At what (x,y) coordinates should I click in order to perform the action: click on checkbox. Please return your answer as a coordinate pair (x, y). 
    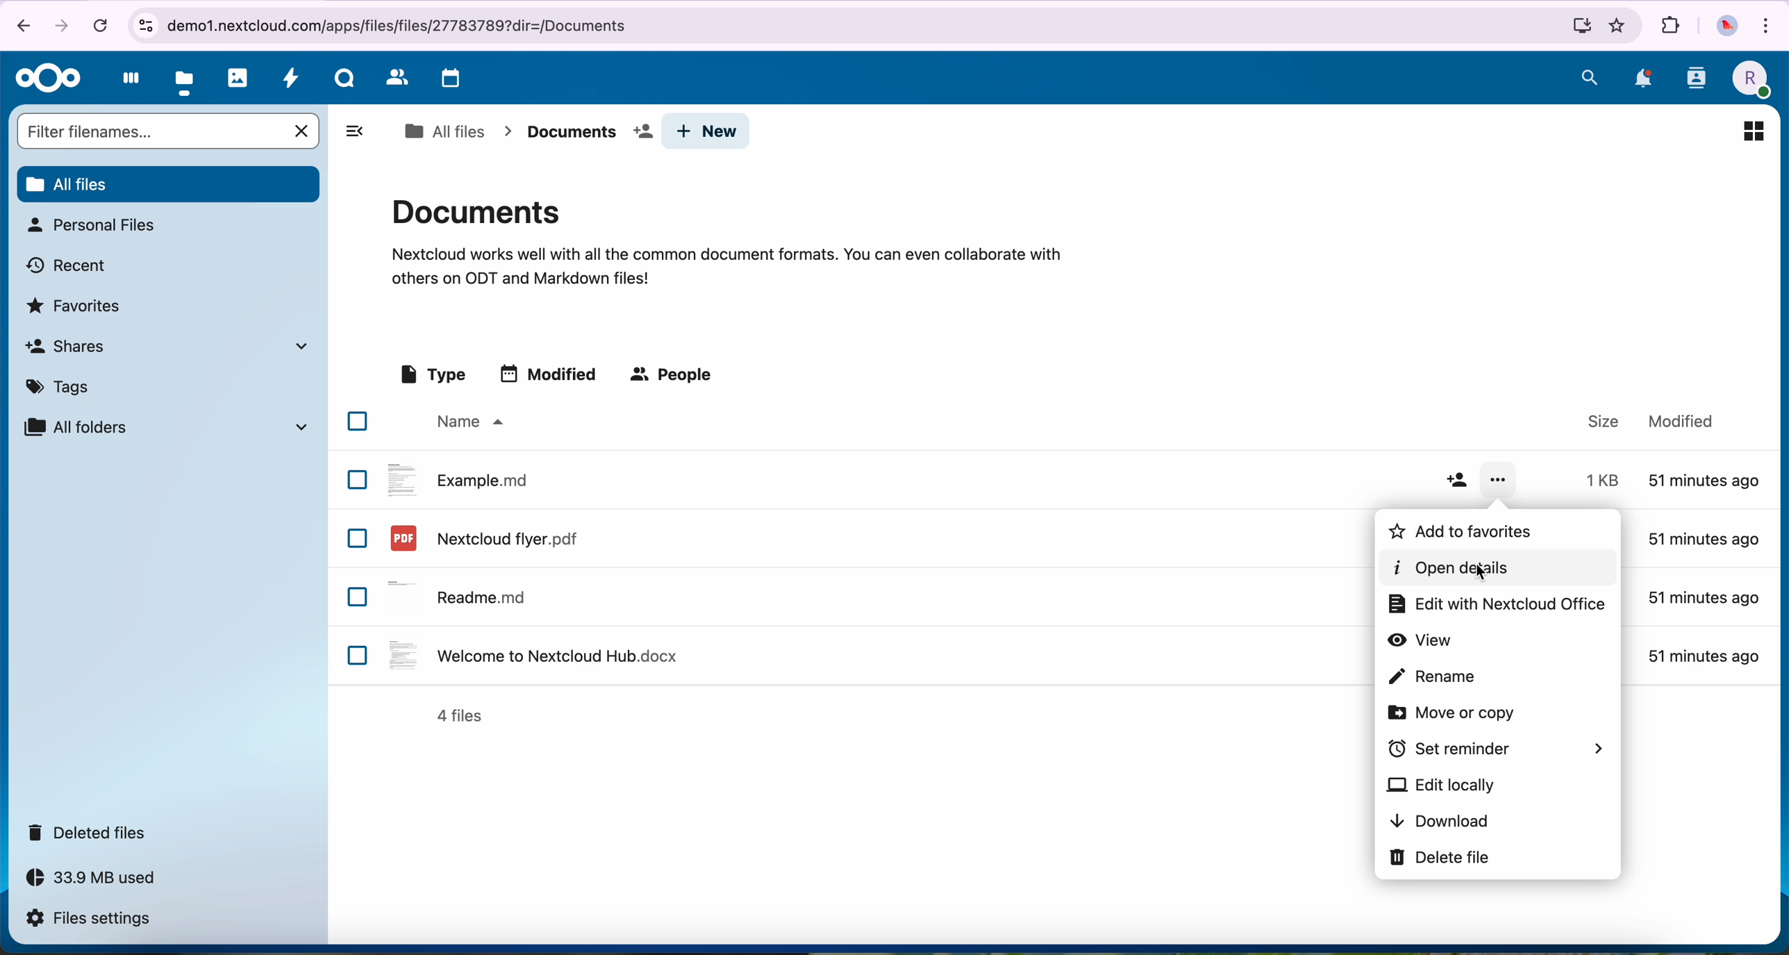
    Looking at the image, I should click on (358, 421).